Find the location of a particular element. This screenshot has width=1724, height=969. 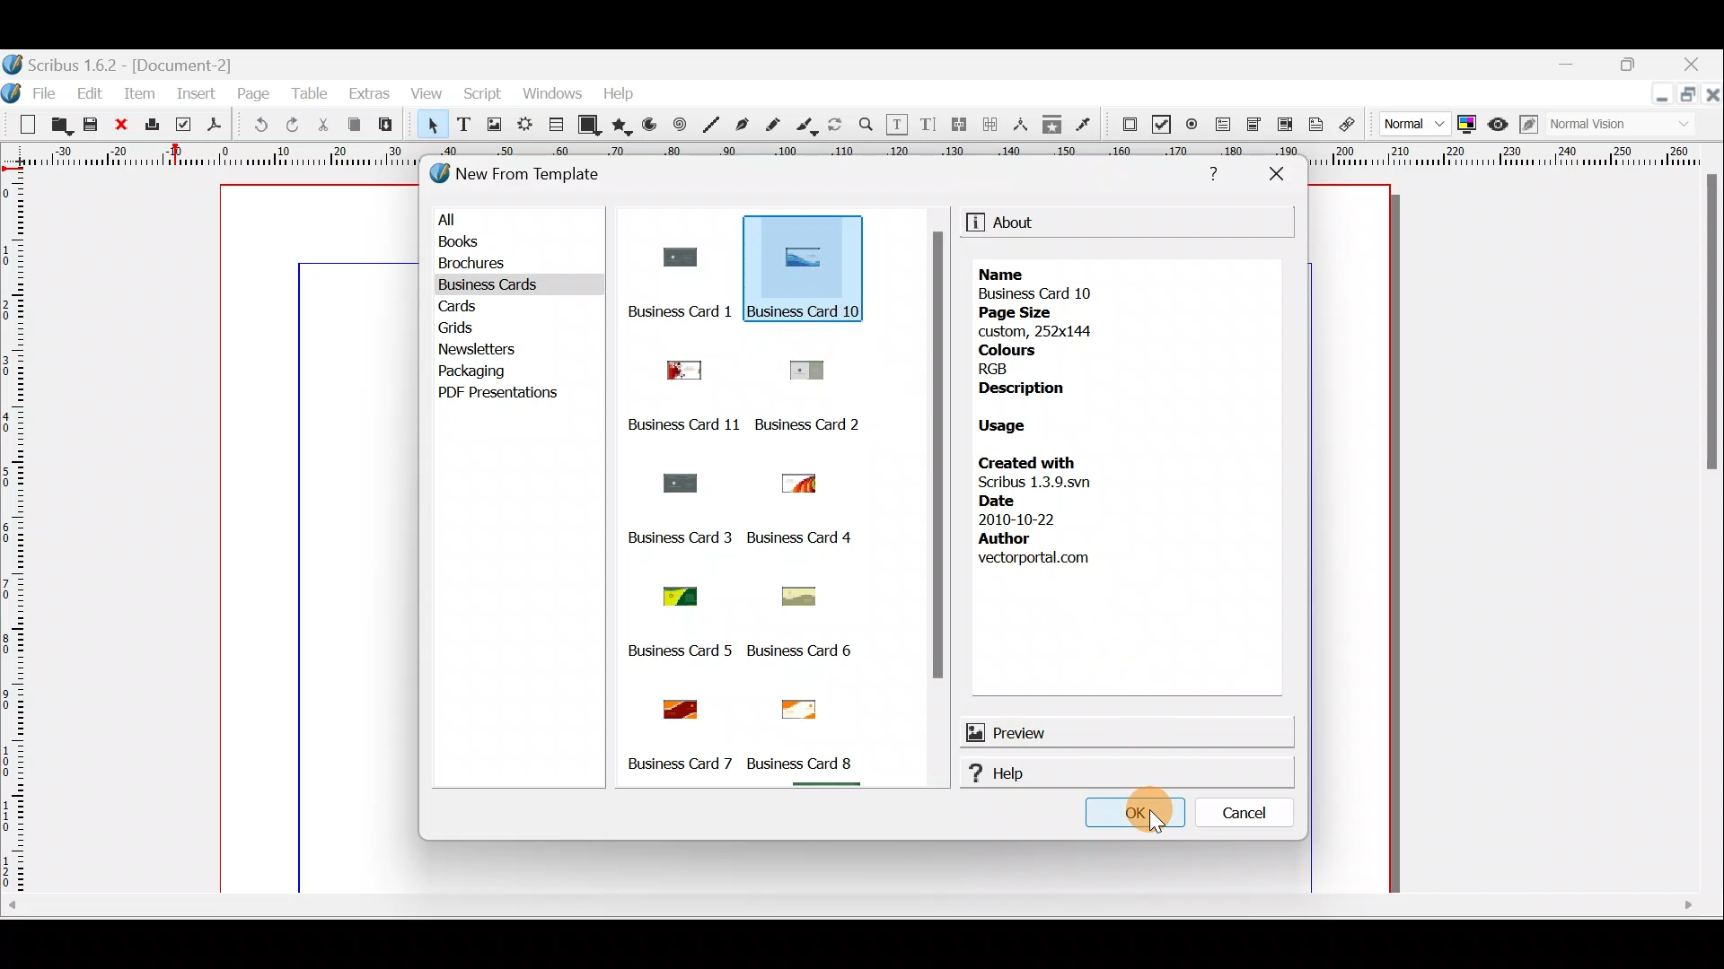

Business Card 5 is located at coordinates (678, 652).